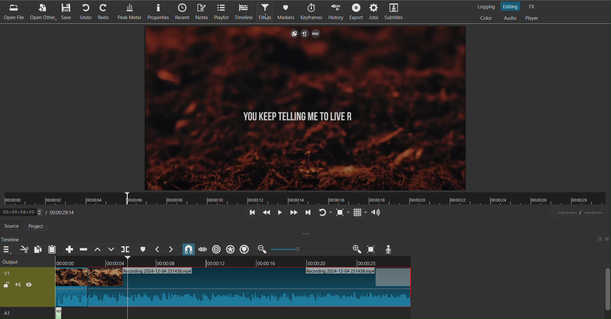 This screenshot has width=611, height=319. I want to click on Playerhead Split, so click(126, 249).